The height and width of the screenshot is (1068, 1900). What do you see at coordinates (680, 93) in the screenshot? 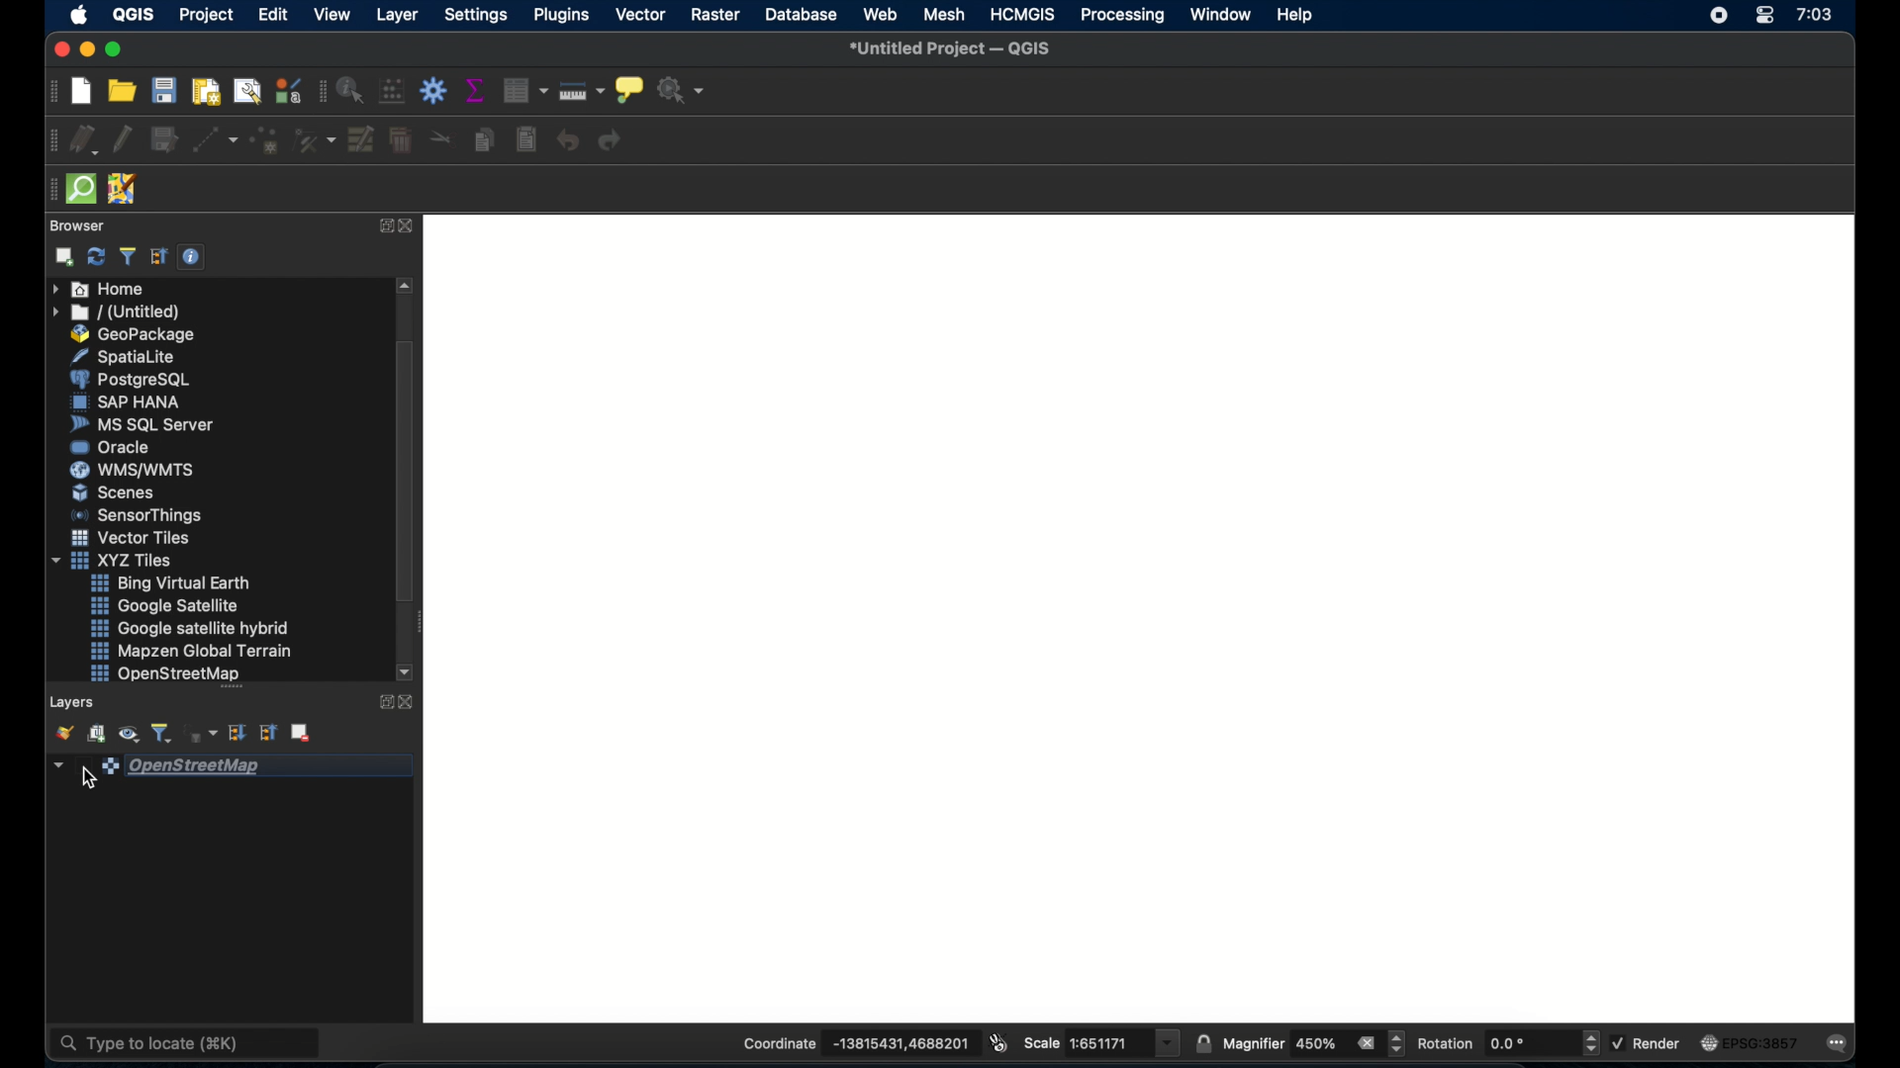
I see `no action selected` at bounding box center [680, 93].